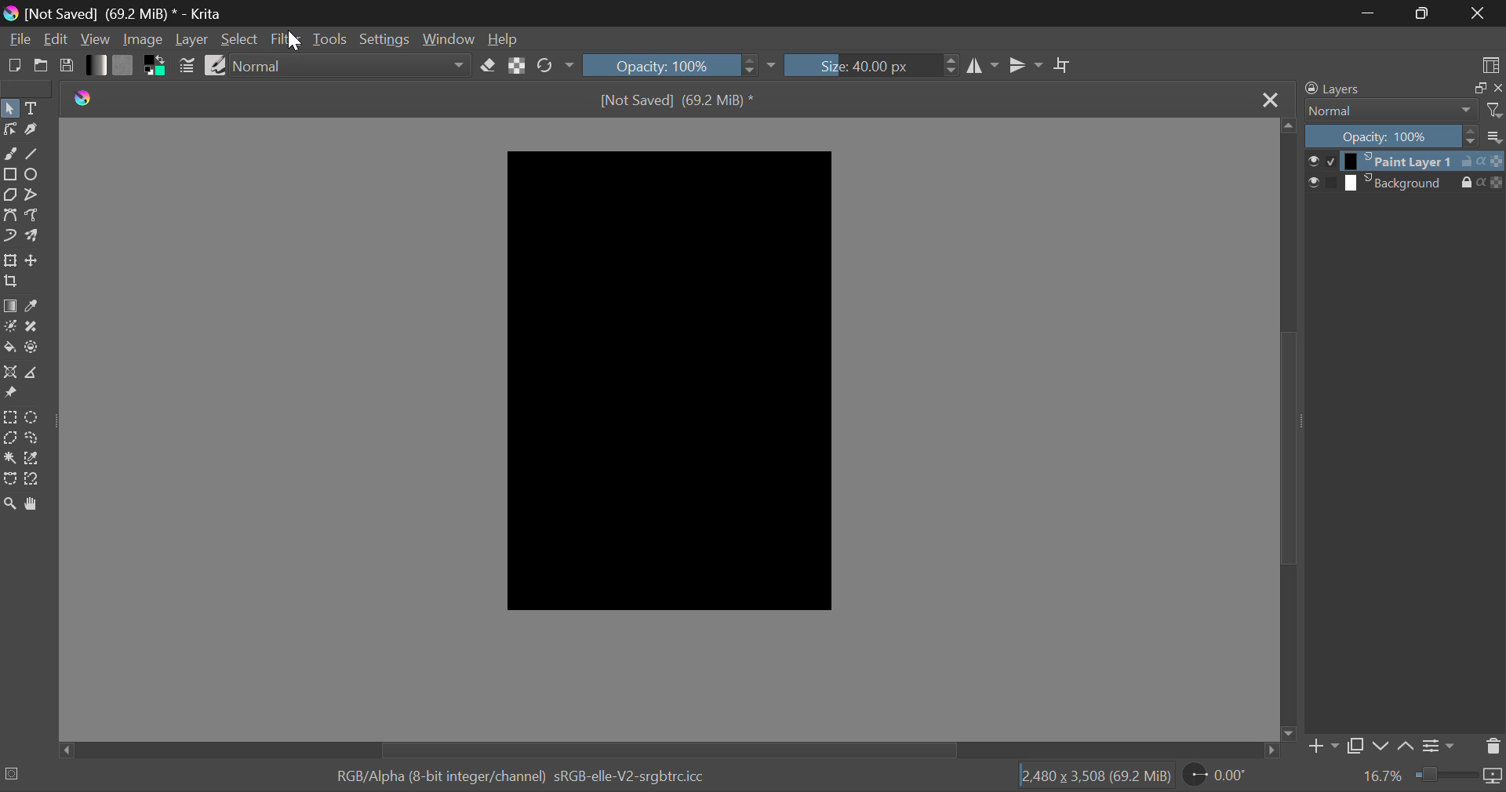  What do you see at coordinates (9, 347) in the screenshot?
I see `Fill` at bounding box center [9, 347].